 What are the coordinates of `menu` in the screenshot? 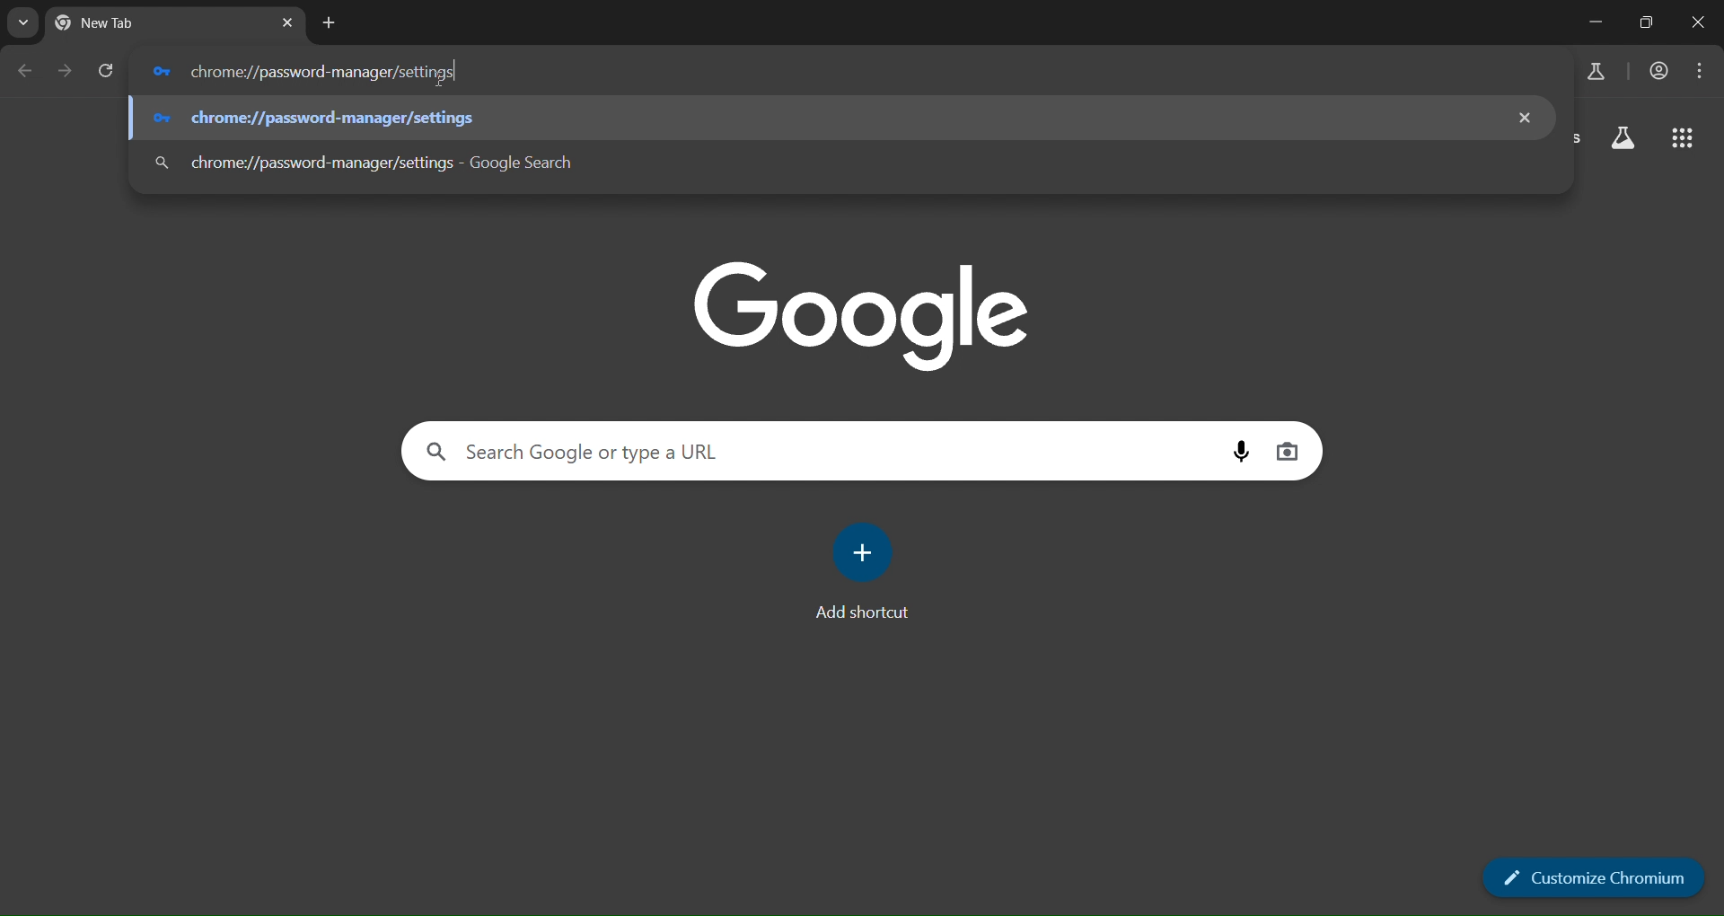 It's located at (1704, 70).